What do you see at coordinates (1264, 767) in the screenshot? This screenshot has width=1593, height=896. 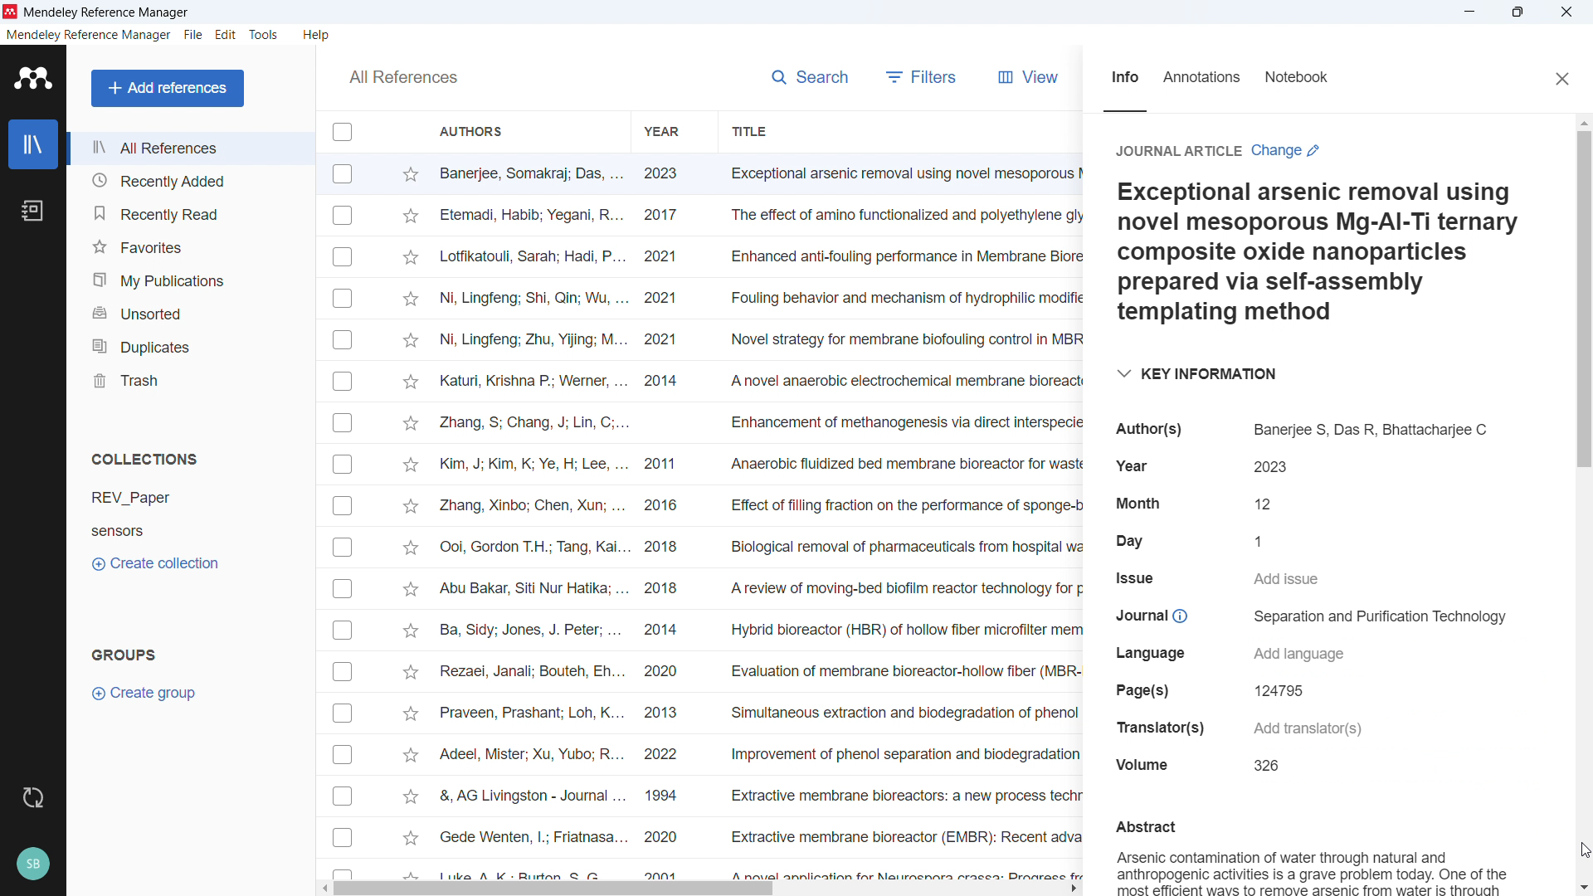 I see `volume-326` at bounding box center [1264, 767].